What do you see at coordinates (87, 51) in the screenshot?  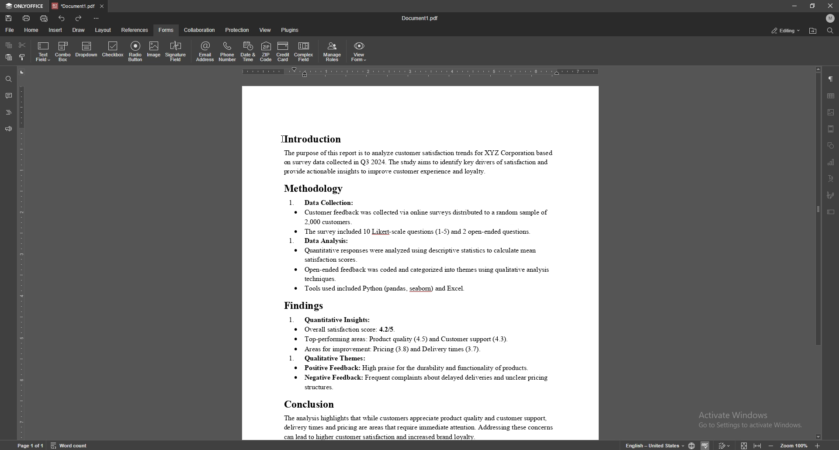 I see `dropdown` at bounding box center [87, 51].